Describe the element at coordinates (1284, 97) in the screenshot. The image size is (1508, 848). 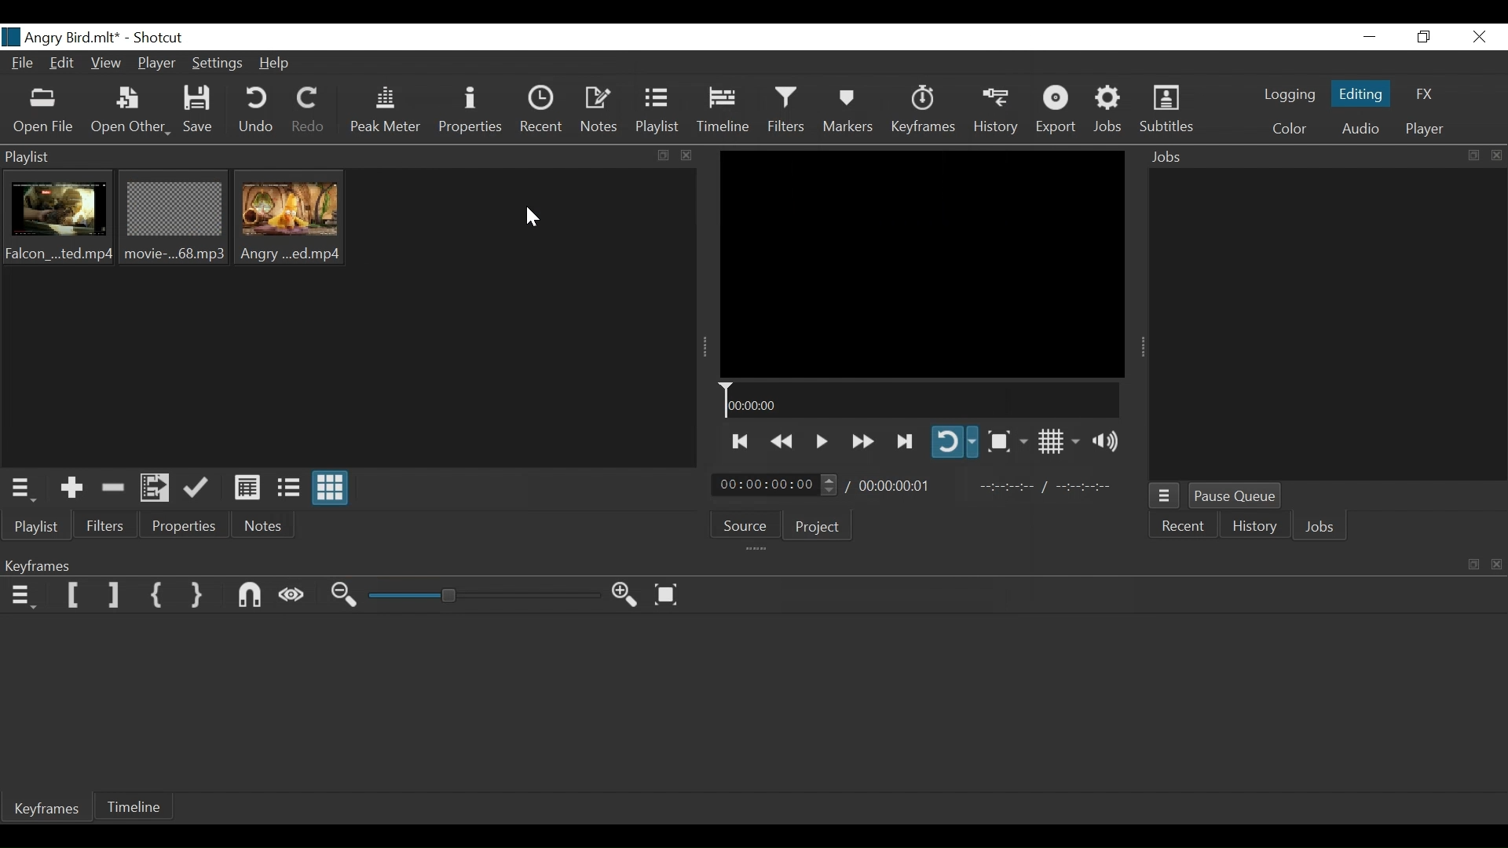
I see `logging` at that location.